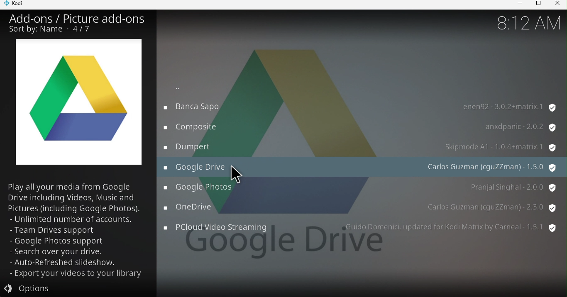  Describe the element at coordinates (363, 166) in the screenshot. I see `Google drive` at that location.